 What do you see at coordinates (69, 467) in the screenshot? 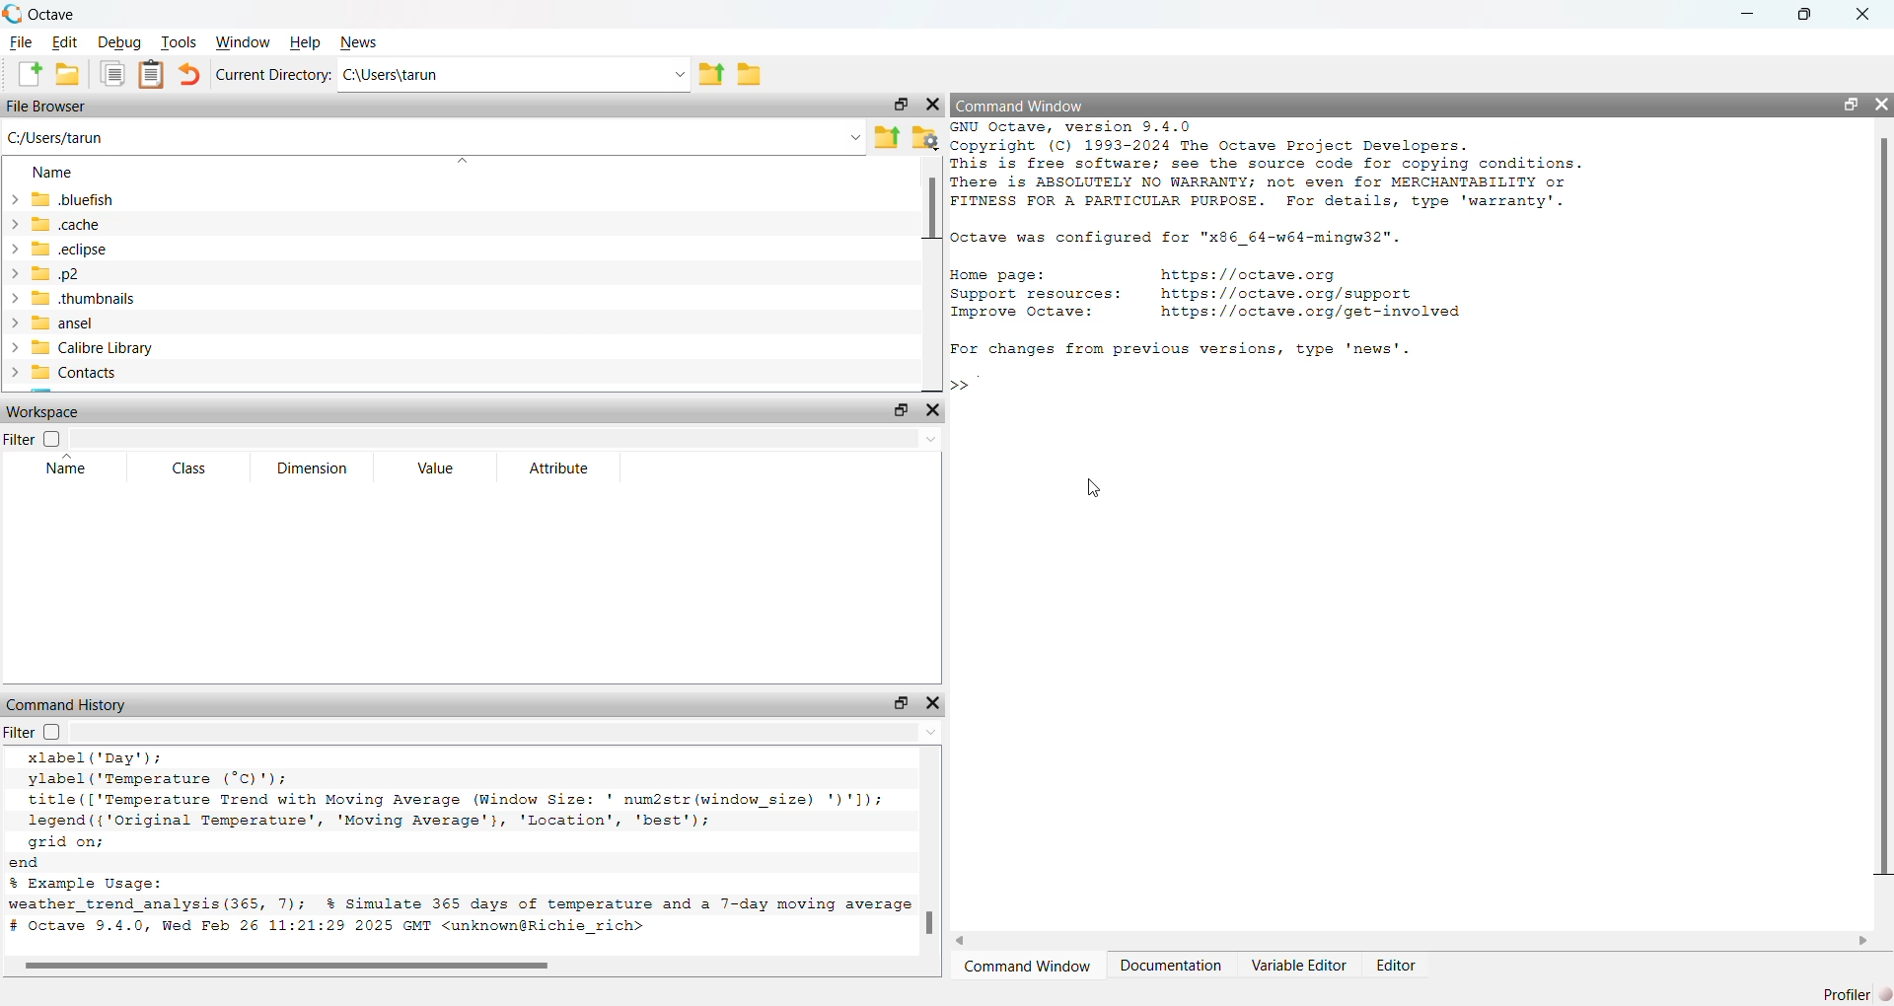
I see `Name` at bounding box center [69, 467].